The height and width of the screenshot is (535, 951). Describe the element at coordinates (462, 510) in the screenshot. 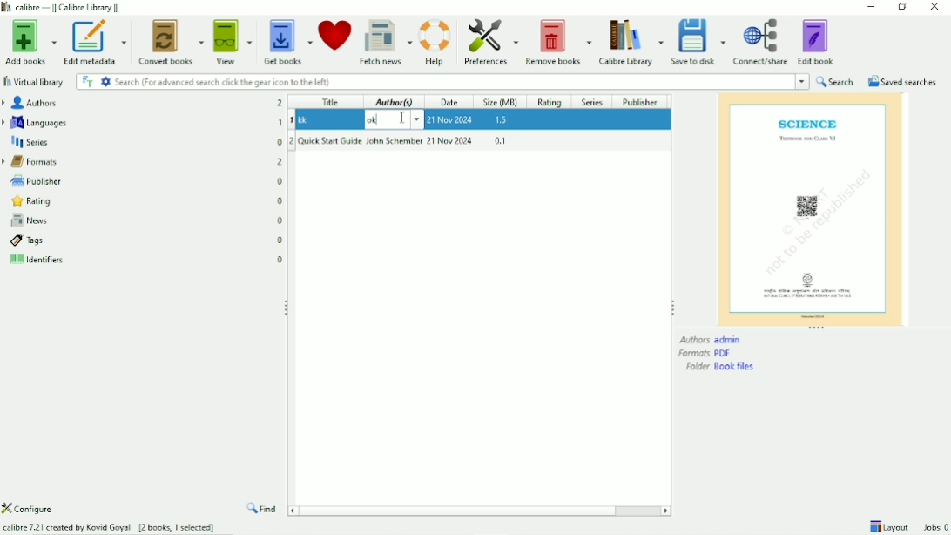

I see `Horizontal scrollbar` at that location.